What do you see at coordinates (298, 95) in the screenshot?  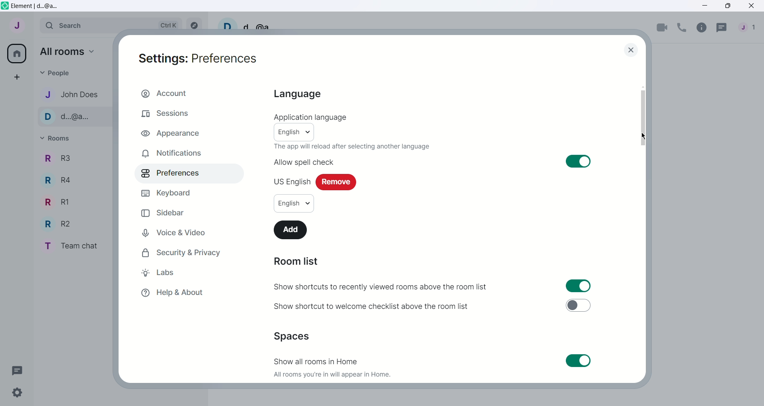 I see `Language` at bounding box center [298, 95].